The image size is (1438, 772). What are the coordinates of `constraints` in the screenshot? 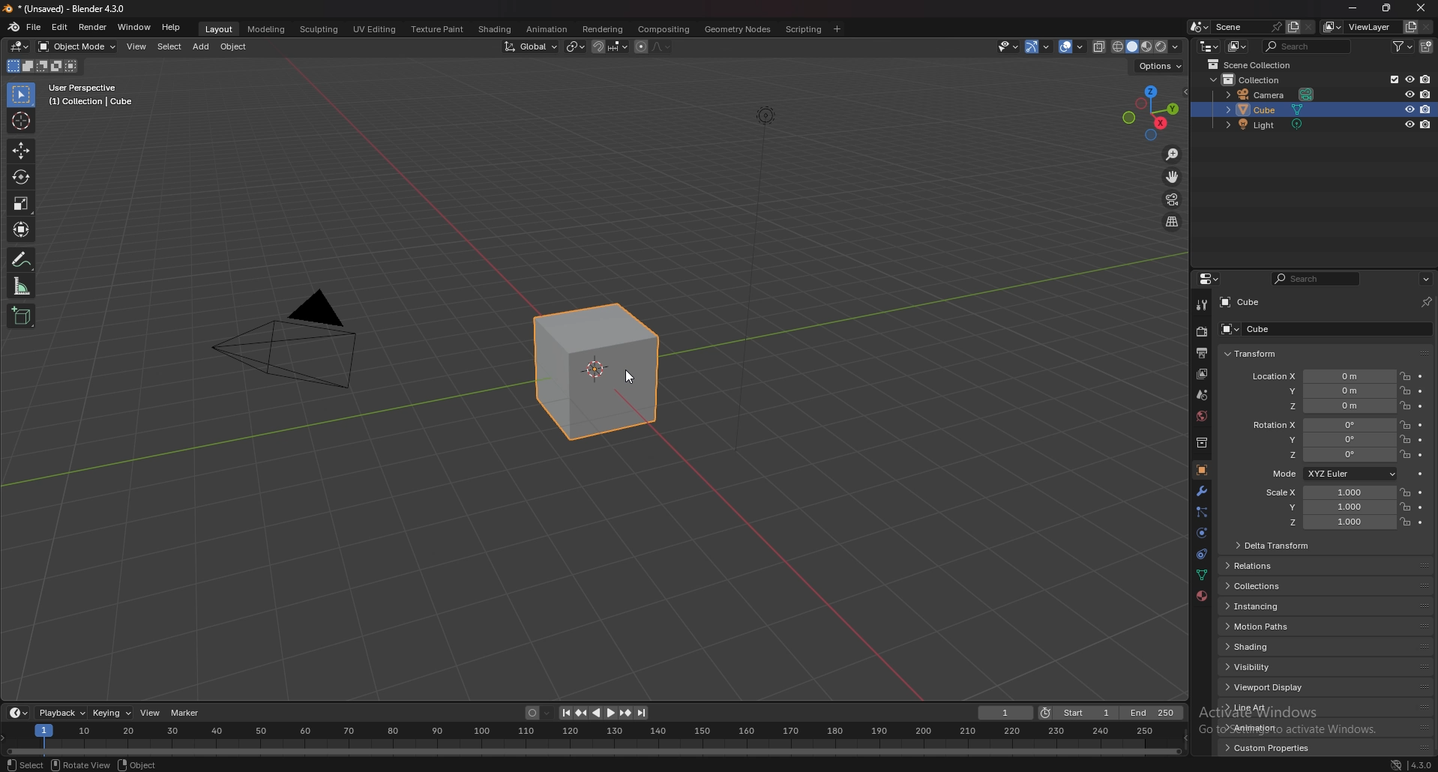 It's located at (1202, 554).